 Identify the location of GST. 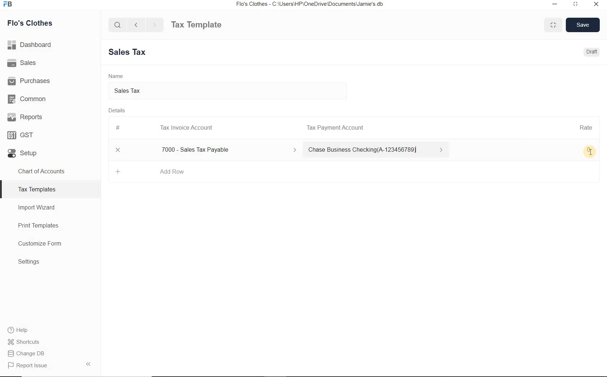
(50, 134).